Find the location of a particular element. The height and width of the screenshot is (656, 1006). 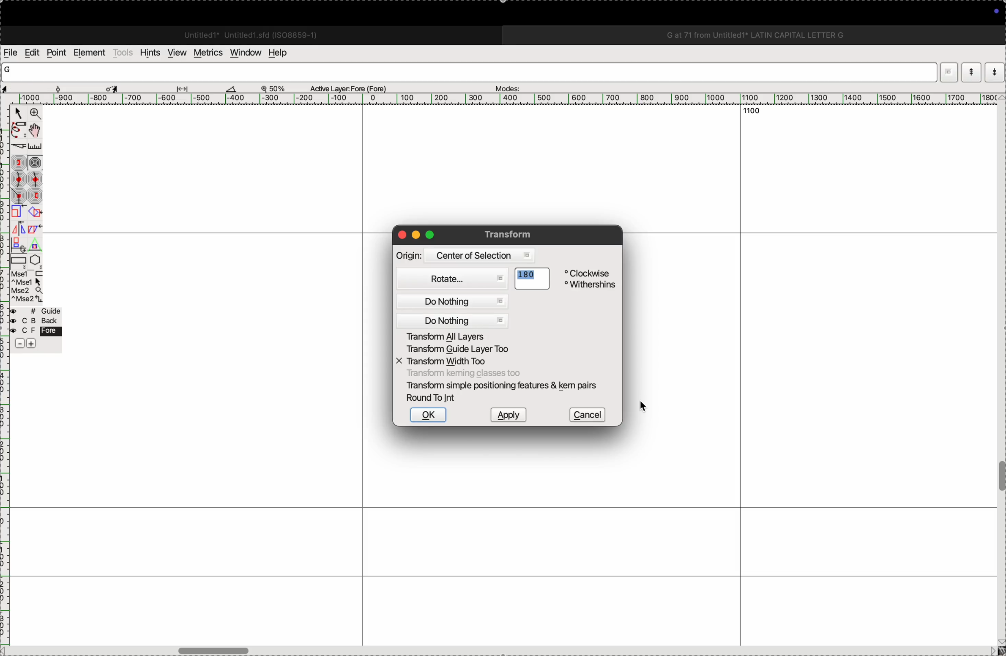

rectangle/ellipse is located at coordinates (19, 260).